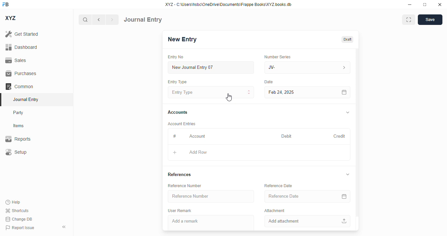 This screenshot has width=447, height=236. What do you see at coordinates (409, 20) in the screenshot?
I see `maximise window` at bounding box center [409, 20].